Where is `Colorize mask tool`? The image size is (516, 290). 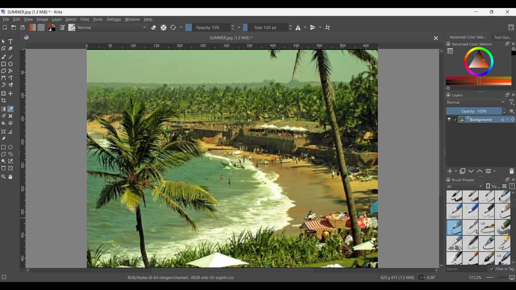 Colorize mask tool is located at coordinates (4, 116).